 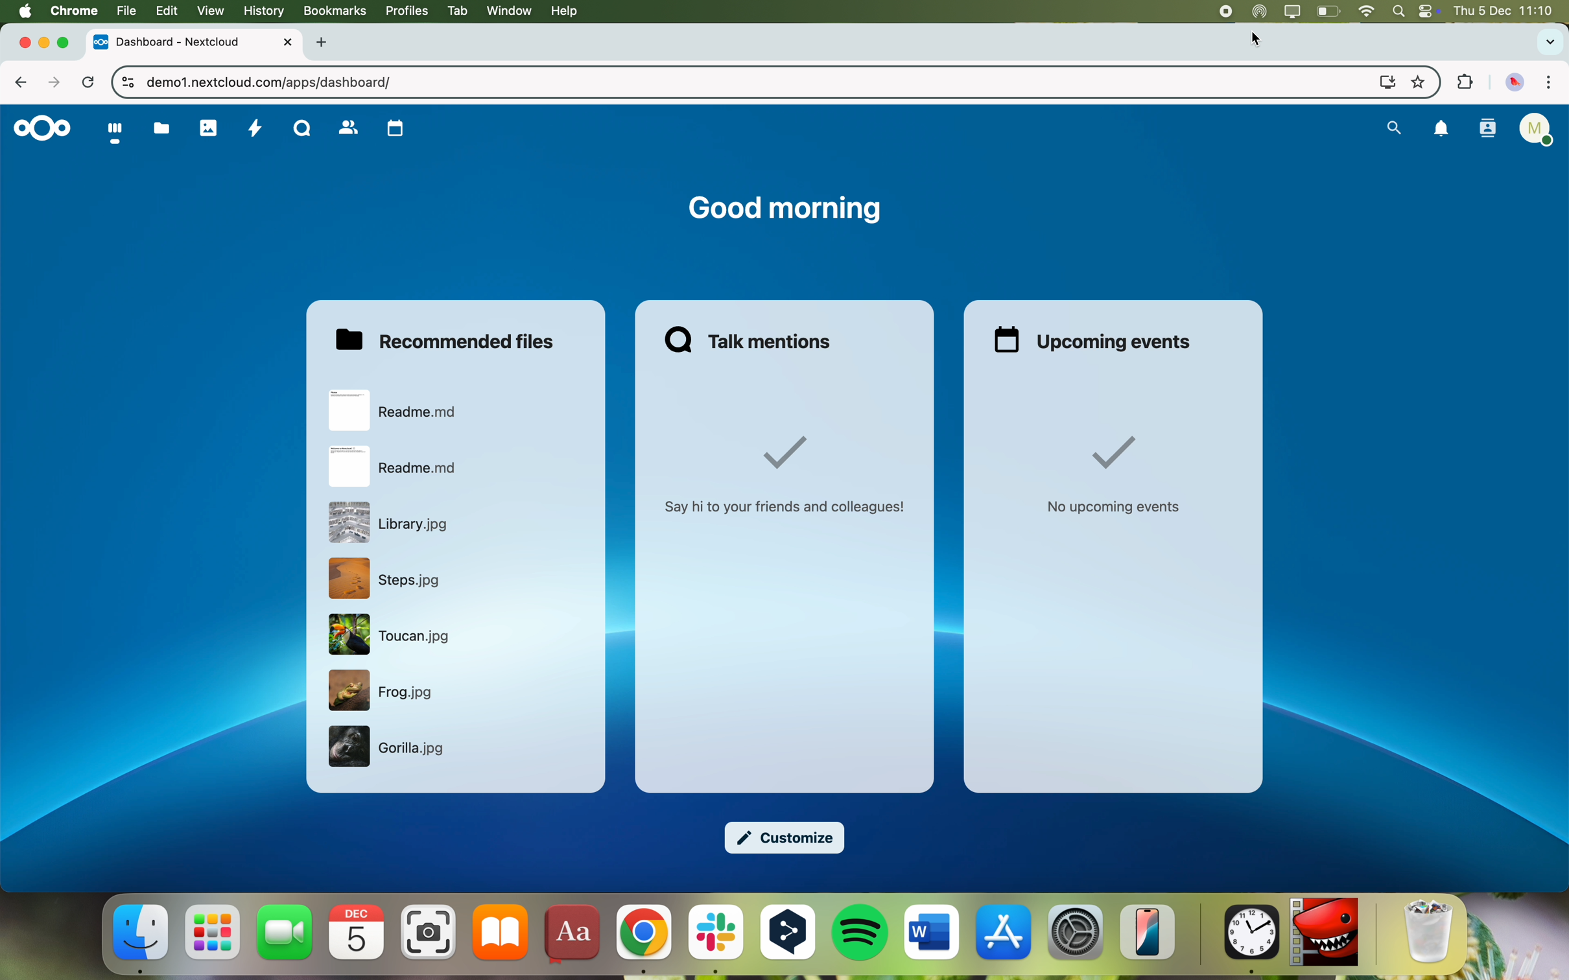 What do you see at coordinates (210, 128) in the screenshot?
I see `photos` at bounding box center [210, 128].